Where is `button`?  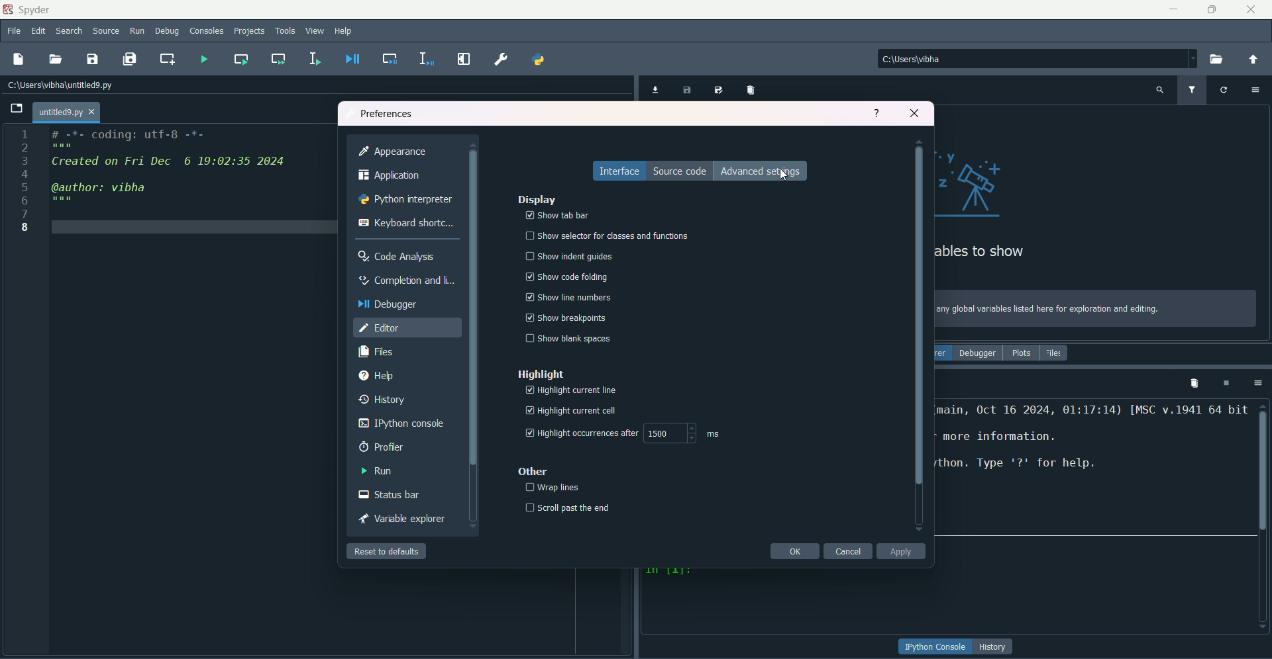
button is located at coordinates (994, 646).